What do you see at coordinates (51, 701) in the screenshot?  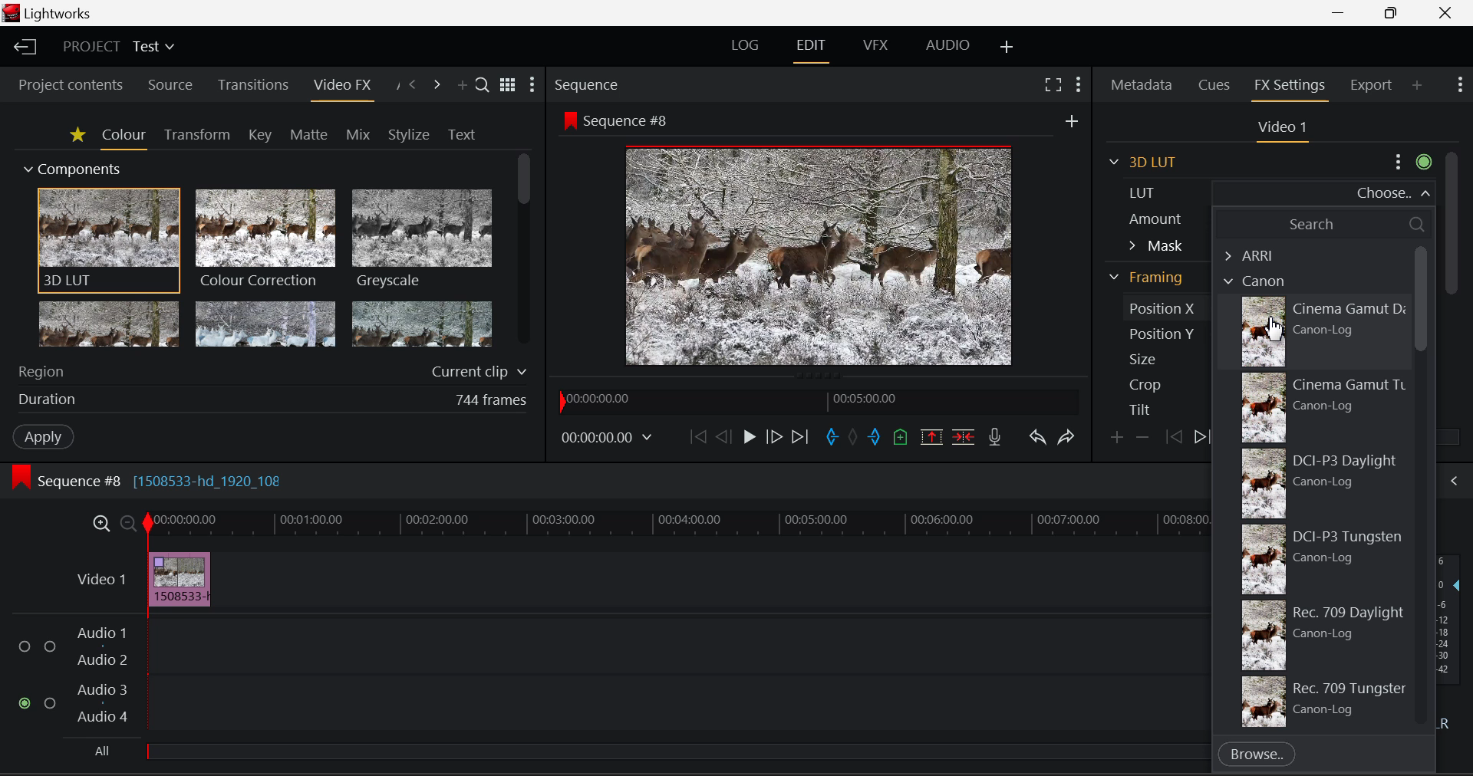 I see `Audio Input Checkbox` at bounding box center [51, 701].